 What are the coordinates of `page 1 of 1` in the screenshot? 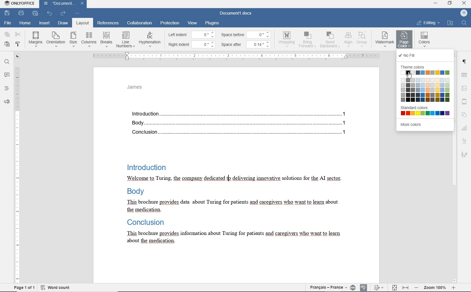 It's located at (24, 288).